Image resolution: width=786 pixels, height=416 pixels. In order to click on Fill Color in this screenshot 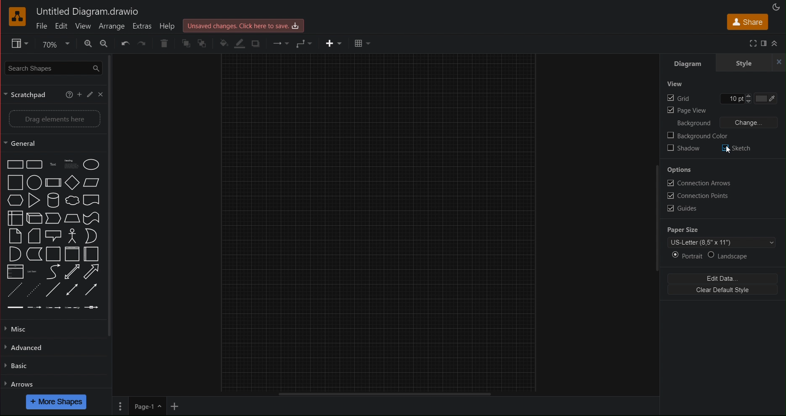, I will do `click(221, 42)`.